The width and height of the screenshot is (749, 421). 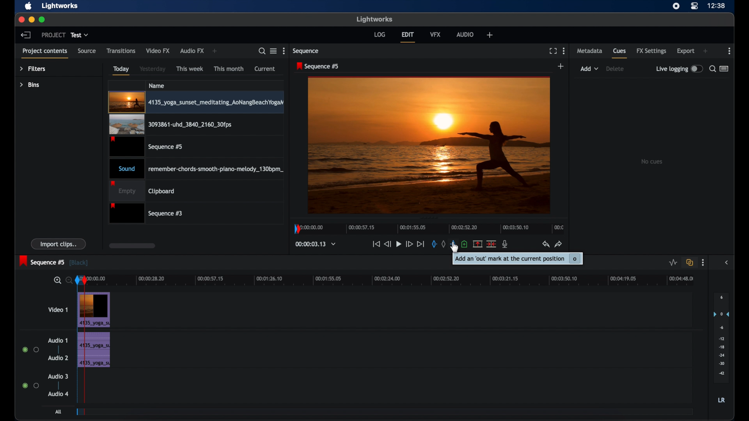 What do you see at coordinates (721, 335) in the screenshot?
I see `audio output level` at bounding box center [721, 335].